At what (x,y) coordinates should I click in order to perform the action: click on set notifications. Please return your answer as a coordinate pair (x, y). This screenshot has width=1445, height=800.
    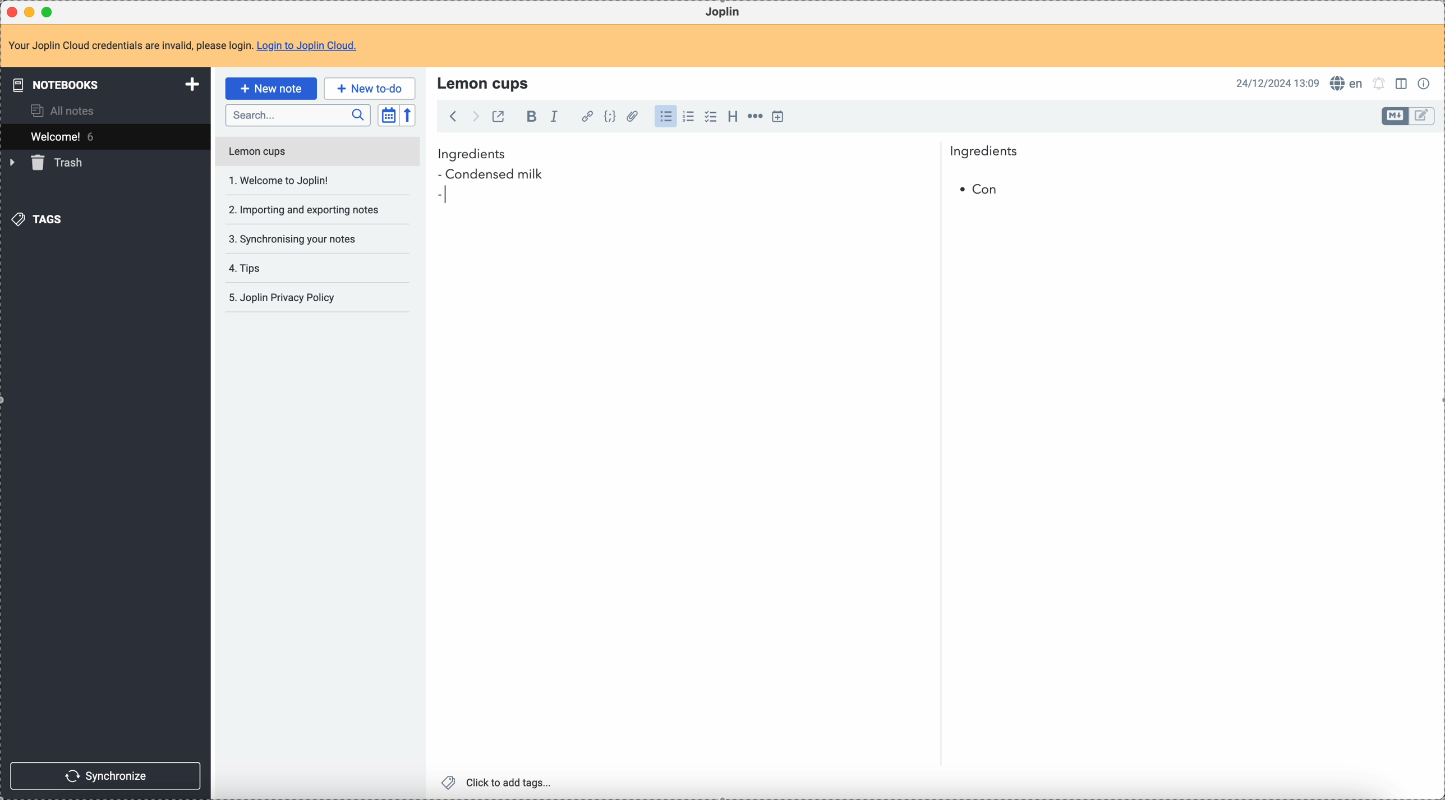
    Looking at the image, I should click on (1379, 83).